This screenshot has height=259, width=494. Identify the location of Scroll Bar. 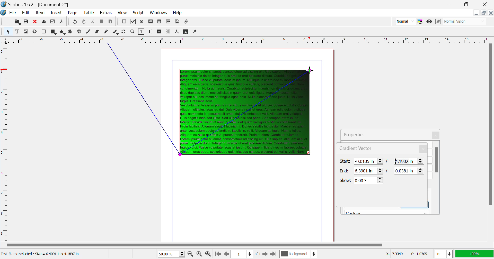
(247, 245).